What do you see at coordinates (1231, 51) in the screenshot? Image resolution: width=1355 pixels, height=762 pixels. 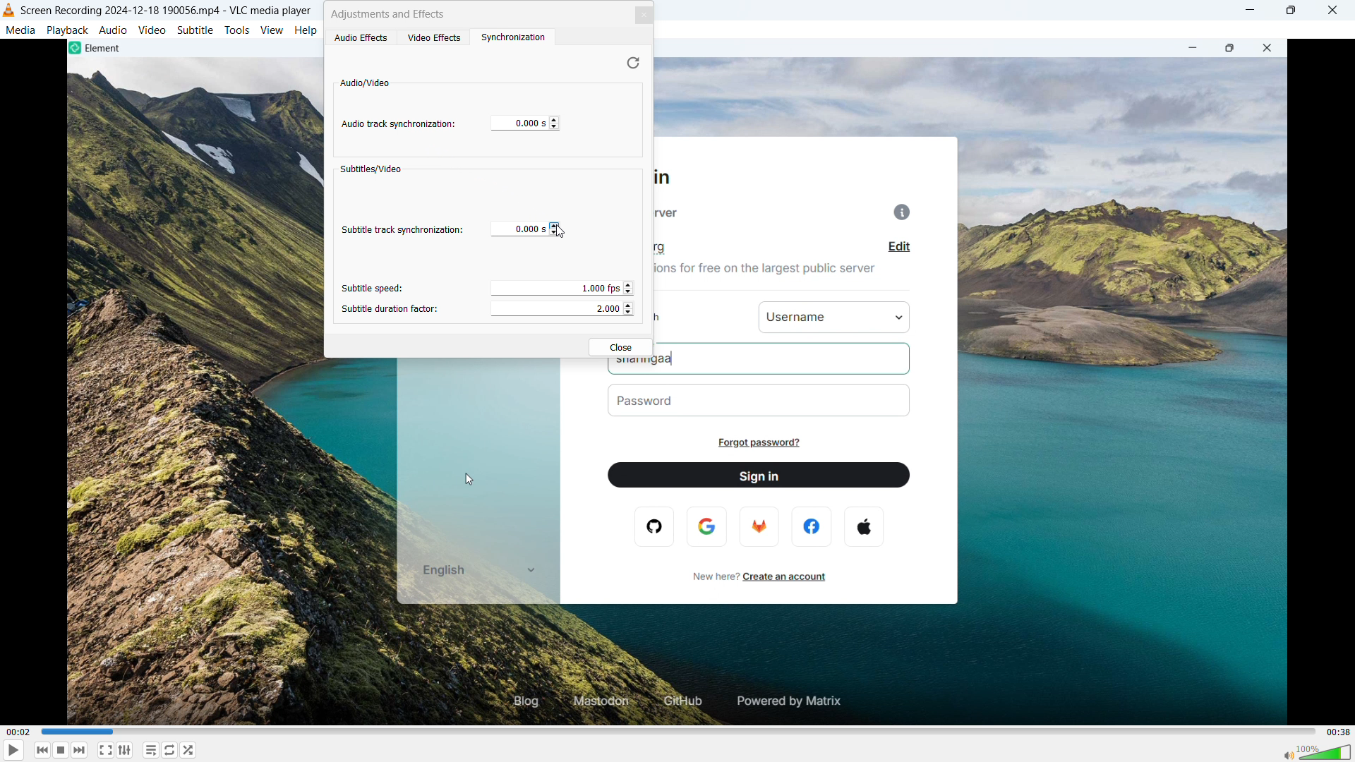 I see `maximize` at bounding box center [1231, 51].